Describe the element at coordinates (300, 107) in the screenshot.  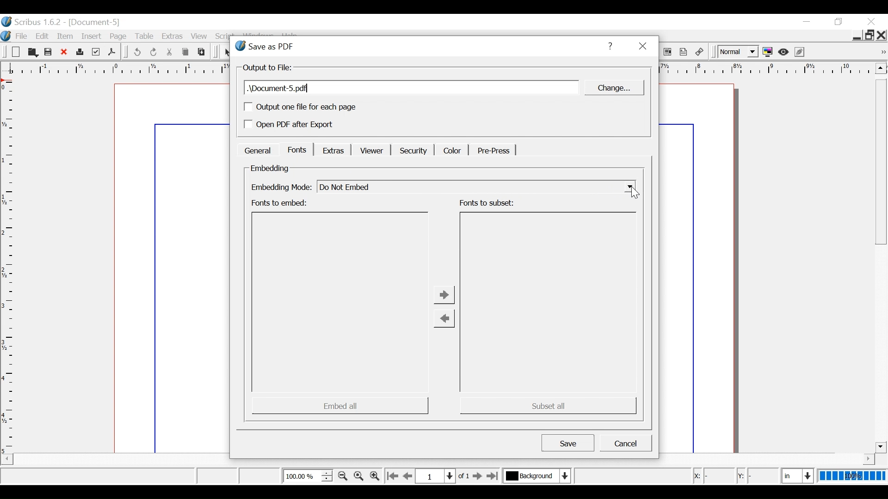
I see `(un)check output one file for each page` at that location.